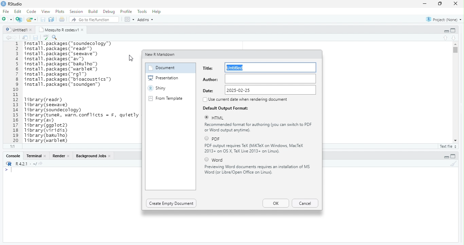 Image resolution: width=464 pixels, height=245 pixels. I want to click on scrollbar, so click(456, 92).